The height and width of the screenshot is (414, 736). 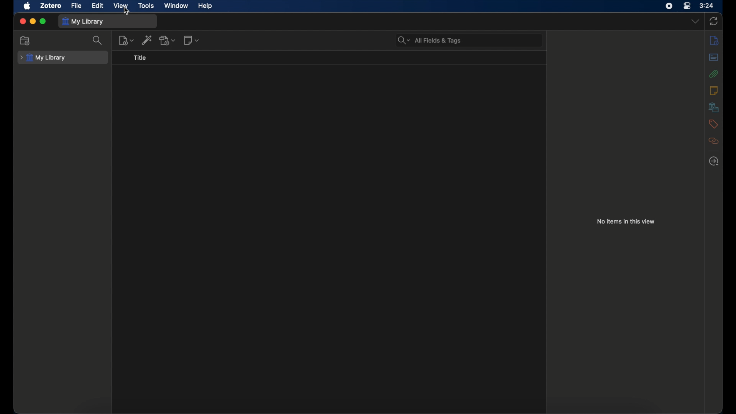 What do you see at coordinates (192, 41) in the screenshot?
I see `new note` at bounding box center [192, 41].